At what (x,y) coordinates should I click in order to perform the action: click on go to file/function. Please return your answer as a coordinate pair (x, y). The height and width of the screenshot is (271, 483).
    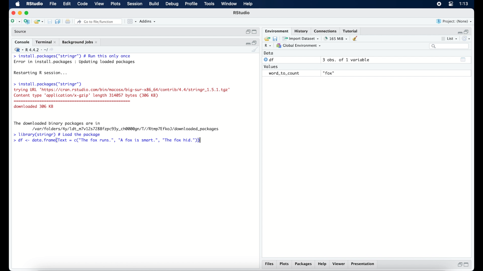
    Looking at the image, I should click on (99, 22).